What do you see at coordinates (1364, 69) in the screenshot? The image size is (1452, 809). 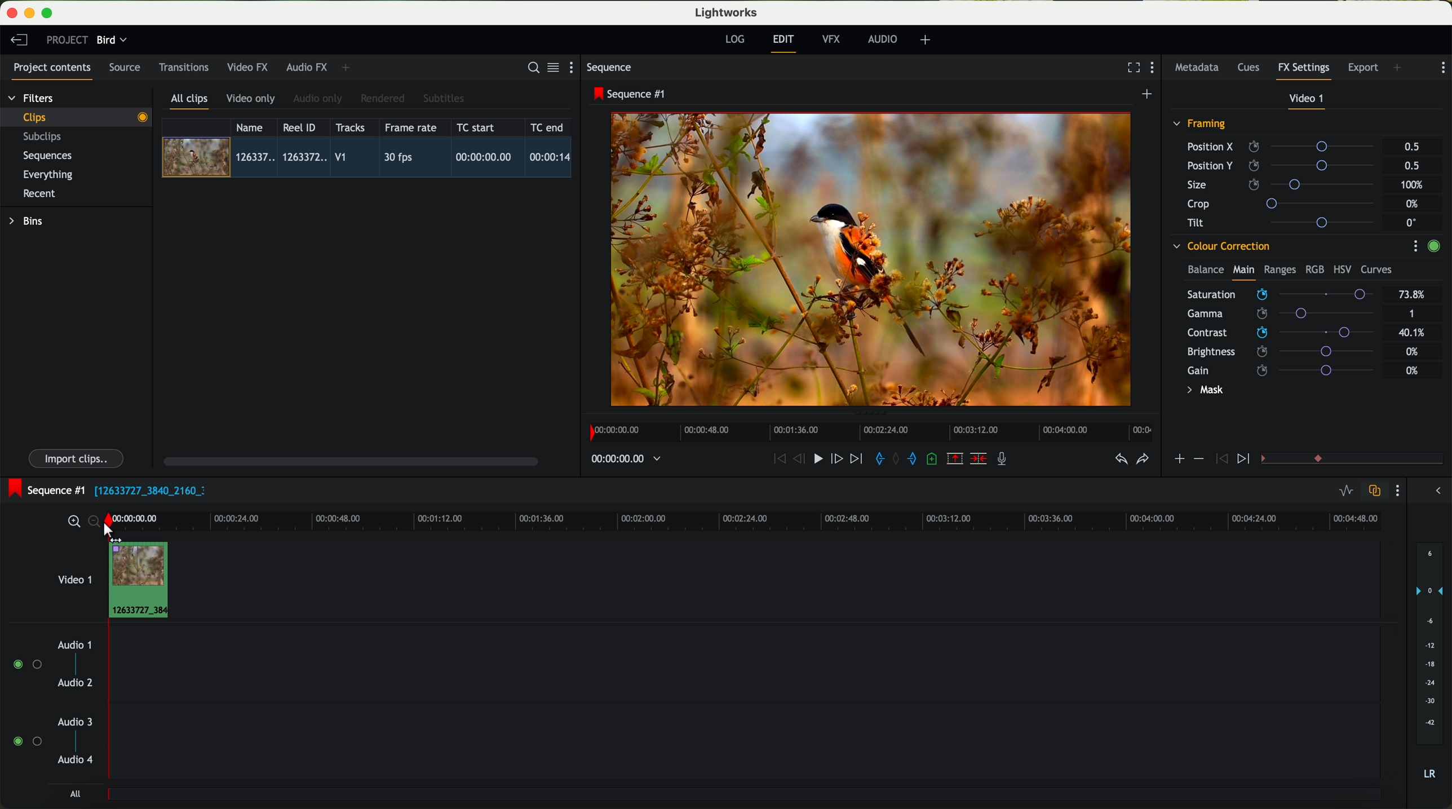 I see `export` at bounding box center [1364, 69].